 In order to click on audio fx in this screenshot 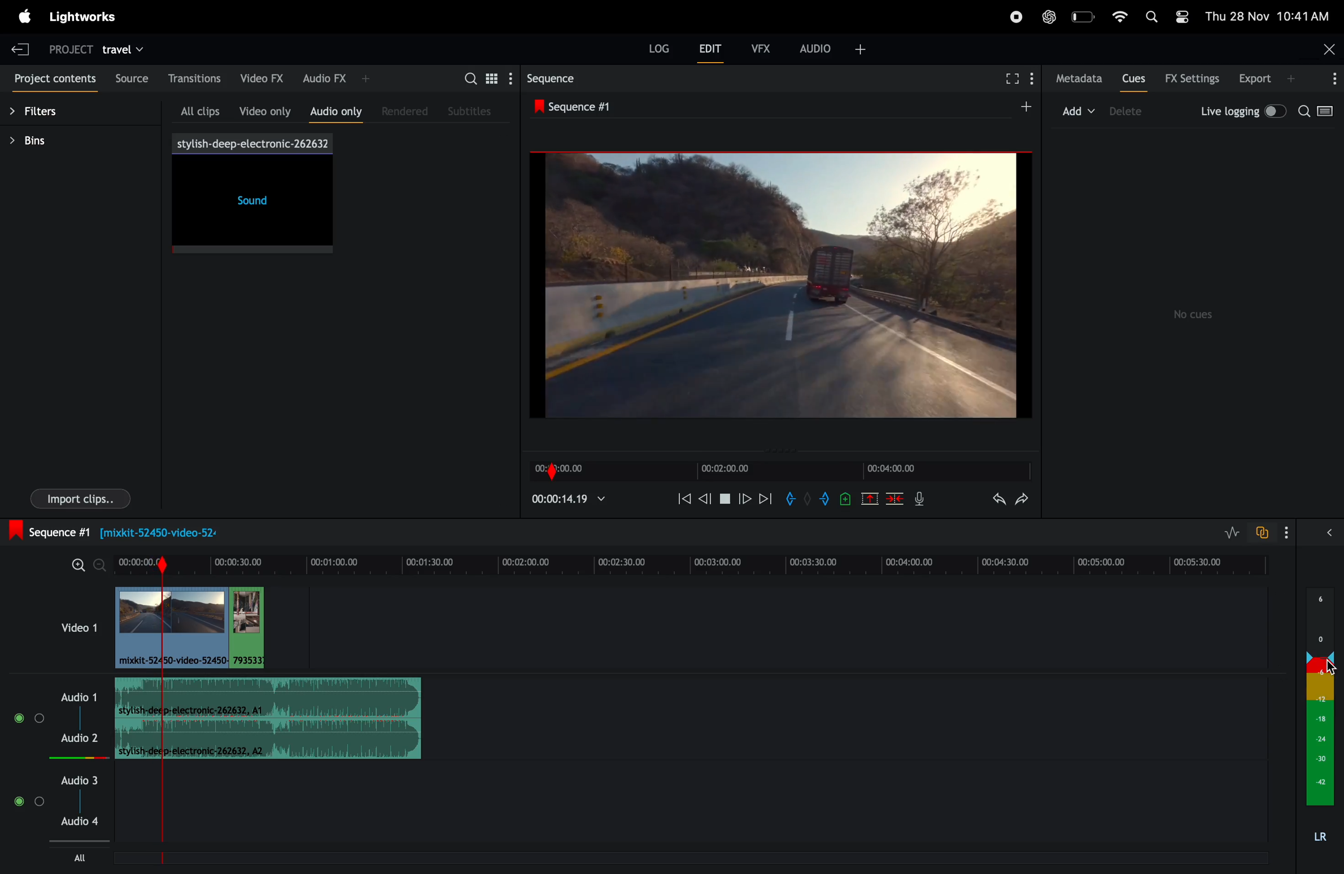, I will do `click(335, 78)`.